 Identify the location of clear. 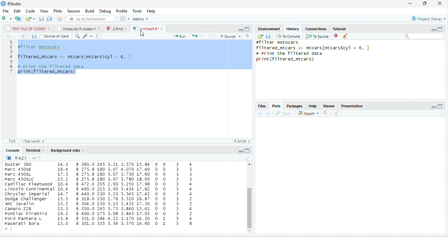
(248, 158).